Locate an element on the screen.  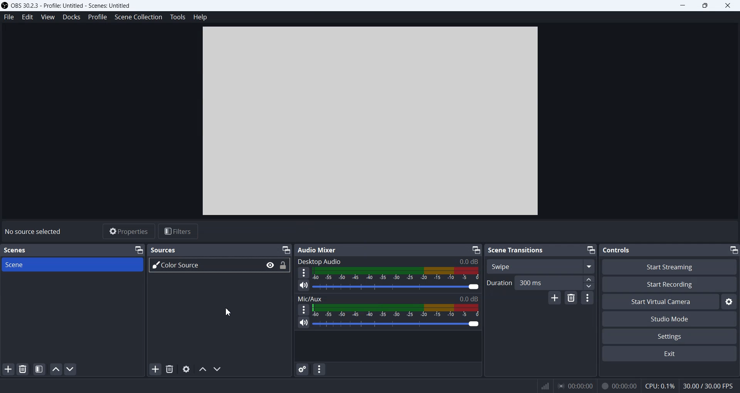
Advance Audio Properties is located at coordinates (302, 369).